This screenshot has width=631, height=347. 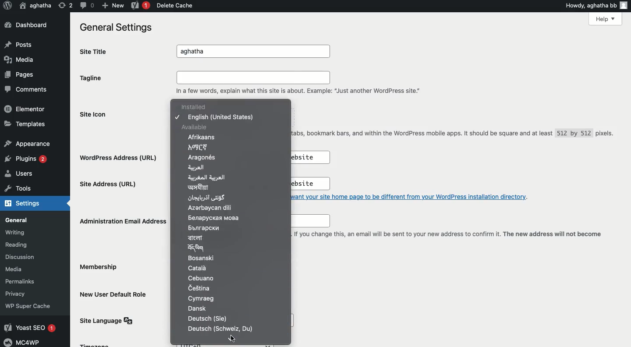 What do you see at coordinates (25, 109) in the screenshot?
I see `Elementor` at bounding box center [25, 109].